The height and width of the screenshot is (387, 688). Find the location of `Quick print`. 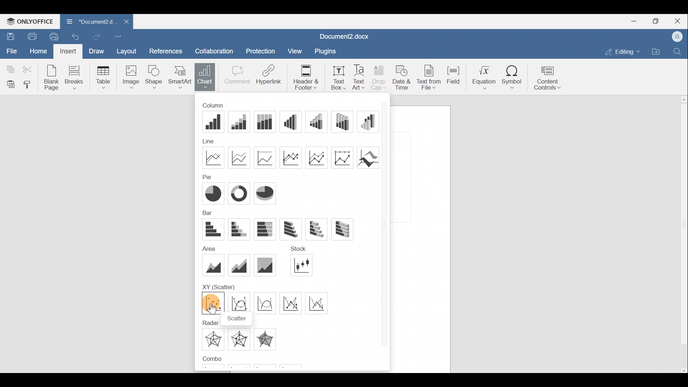

Quick print is located at coordinates (54, 37).